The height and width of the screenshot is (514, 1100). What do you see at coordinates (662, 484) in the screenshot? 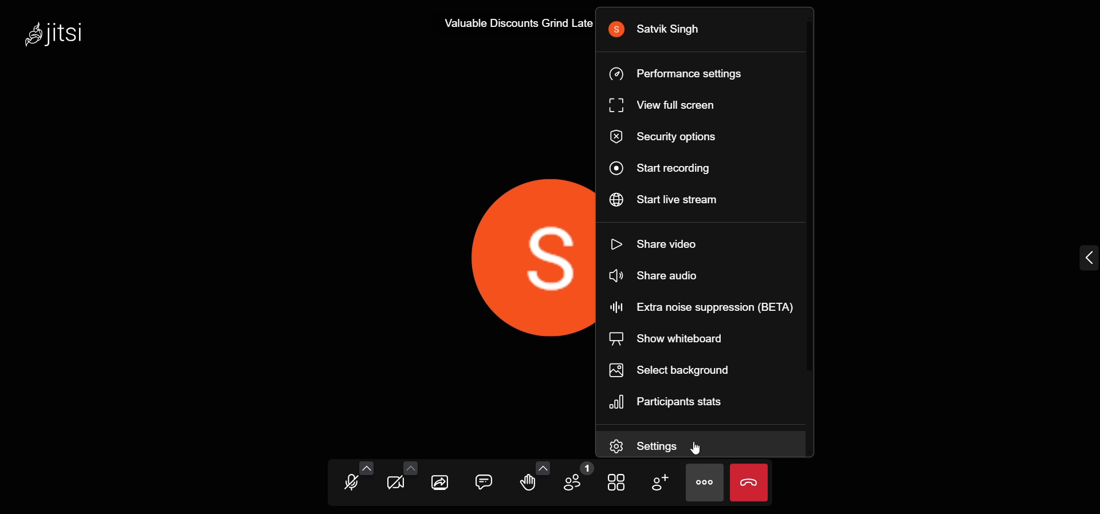
I see `invite people` at bounding box center [662, 484].